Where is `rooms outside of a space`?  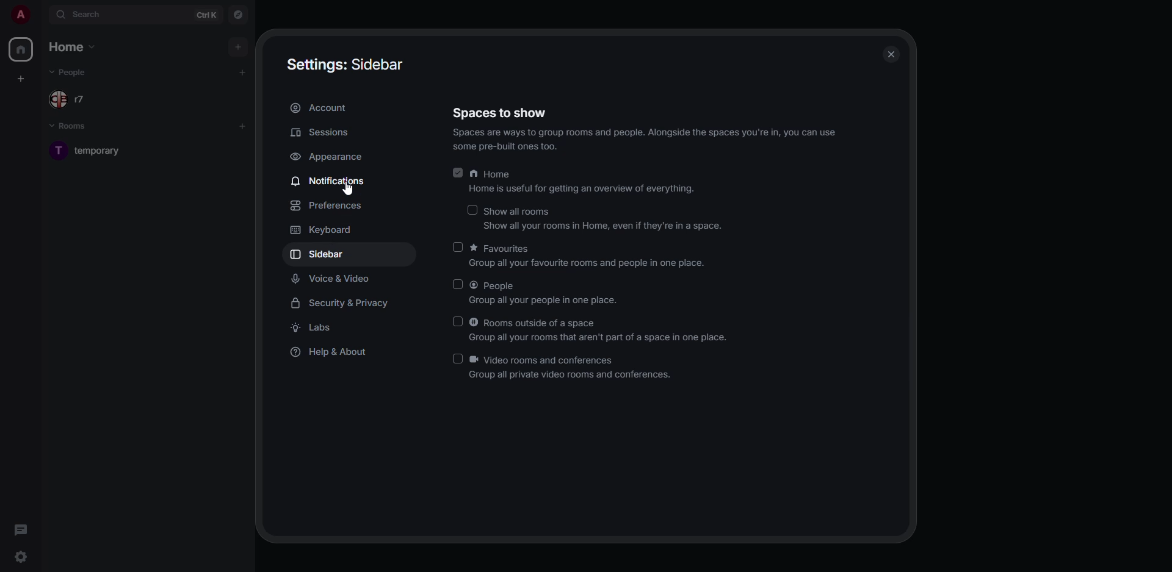
rooms outside of a space is located at coordinates (603, 330).